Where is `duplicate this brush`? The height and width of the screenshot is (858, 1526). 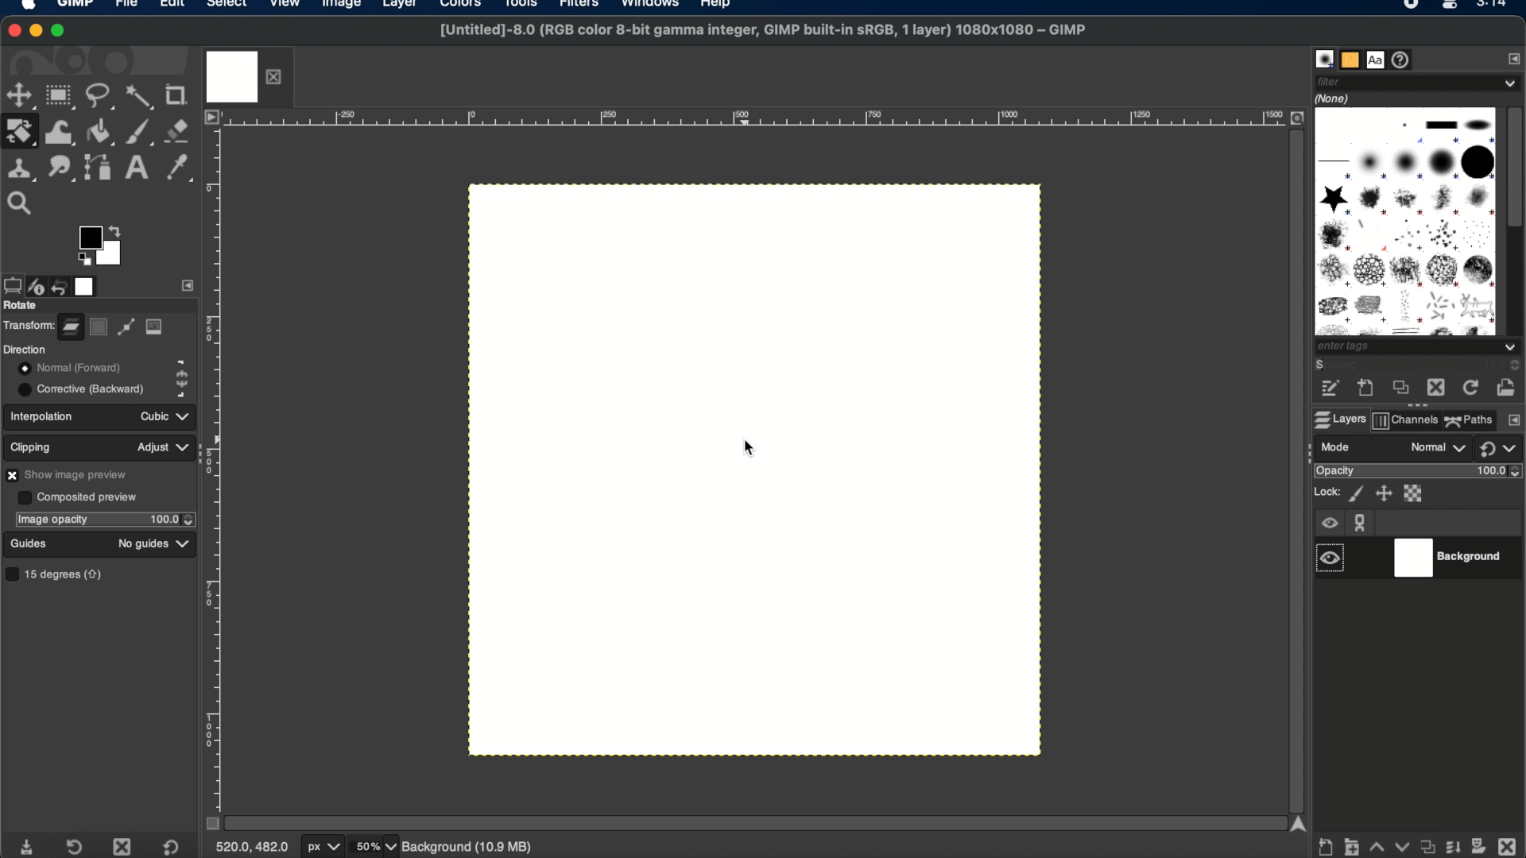
duplicate this brush is located at coordinates (1398, 389).